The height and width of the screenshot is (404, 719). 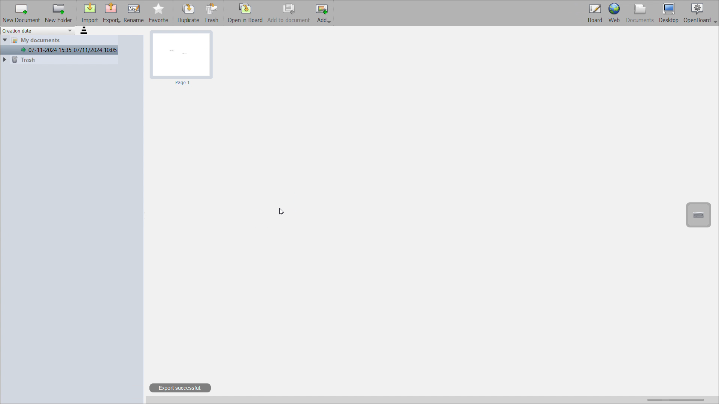 What do you see at coordinates (189, 13) in the screenshot?
I see `duplicate` at bounding box center [189, 13].